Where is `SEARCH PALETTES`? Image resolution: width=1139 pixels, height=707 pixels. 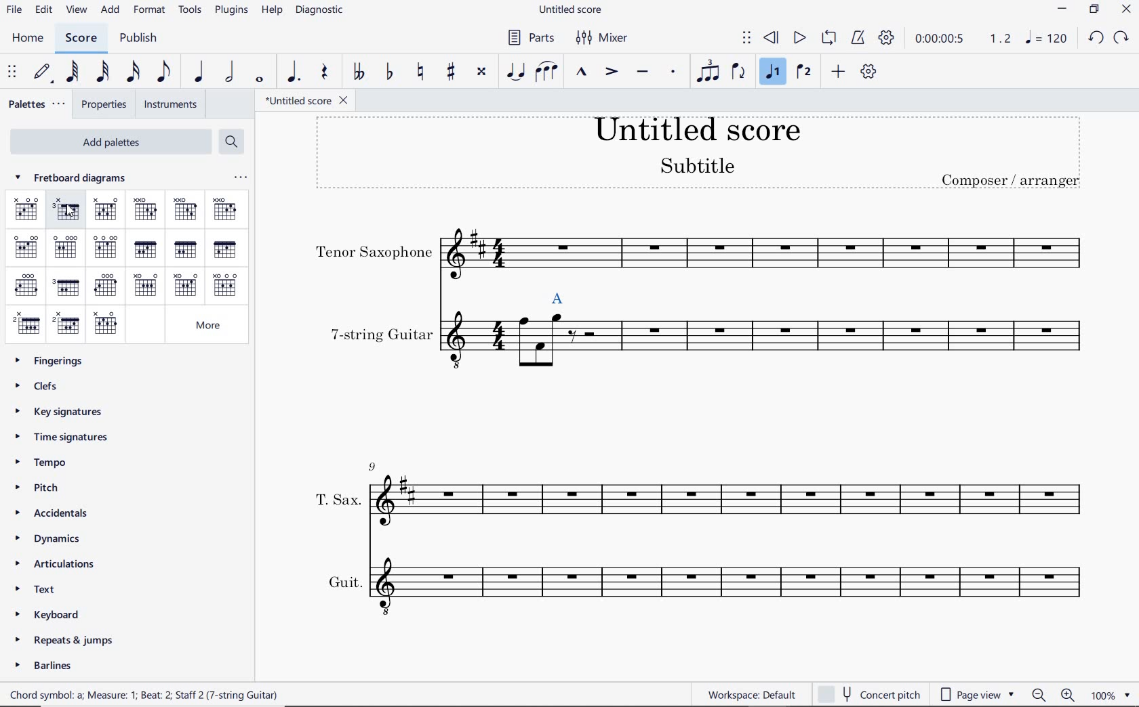
SEARCH PALETTES is located at coordinates (231, 142).